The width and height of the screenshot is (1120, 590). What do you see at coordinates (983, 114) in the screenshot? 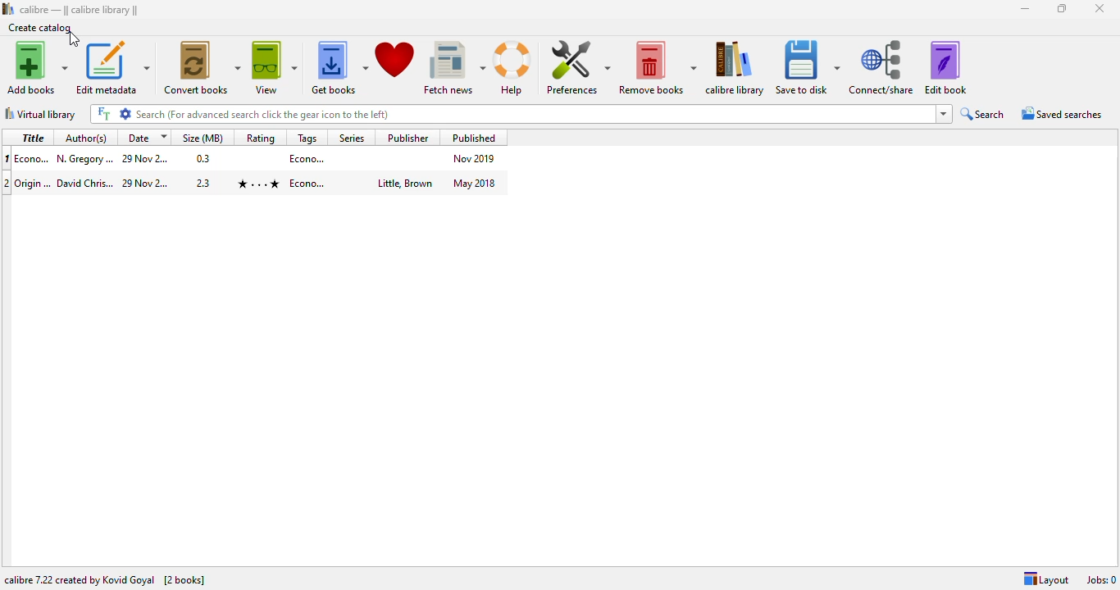
I see `search` at bounding box center [983, 114].